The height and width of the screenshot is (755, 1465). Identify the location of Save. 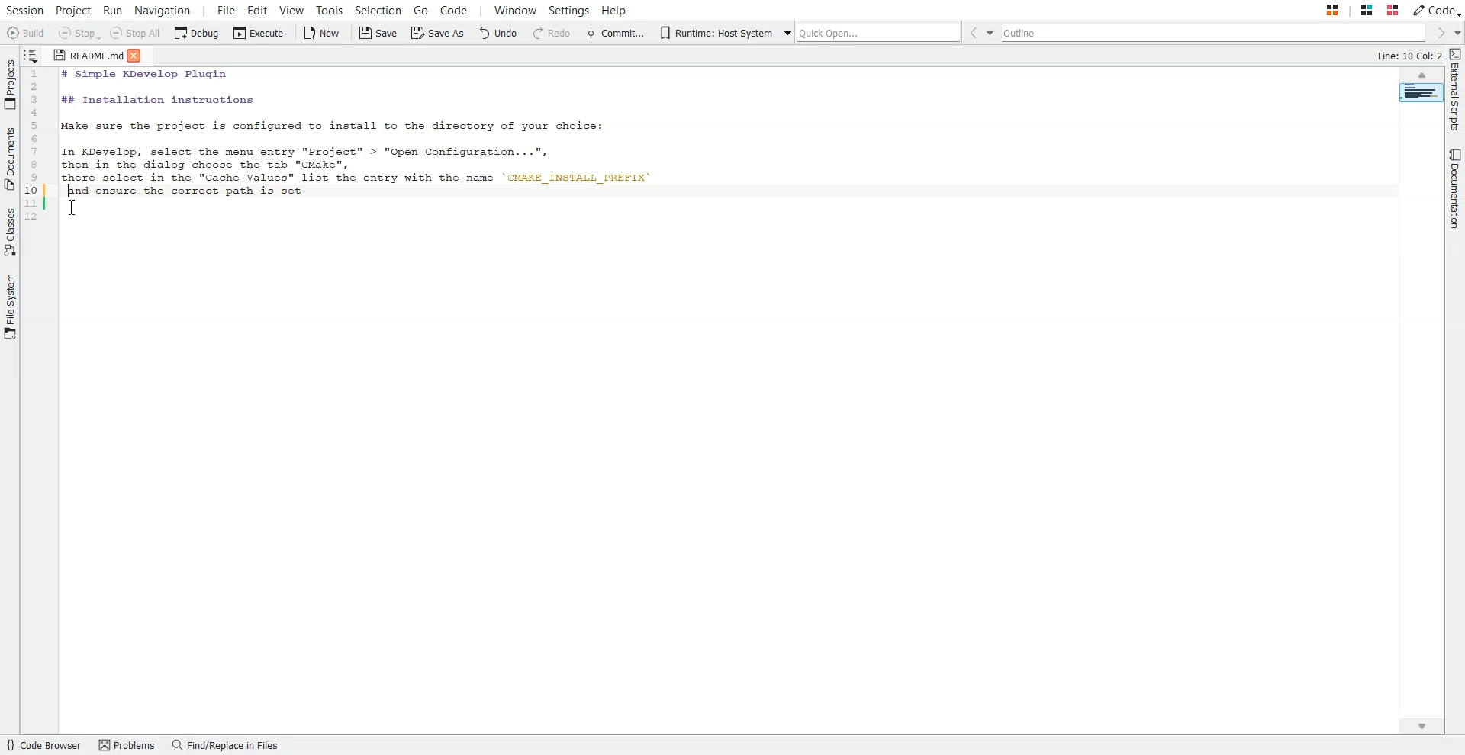
(378, 34).